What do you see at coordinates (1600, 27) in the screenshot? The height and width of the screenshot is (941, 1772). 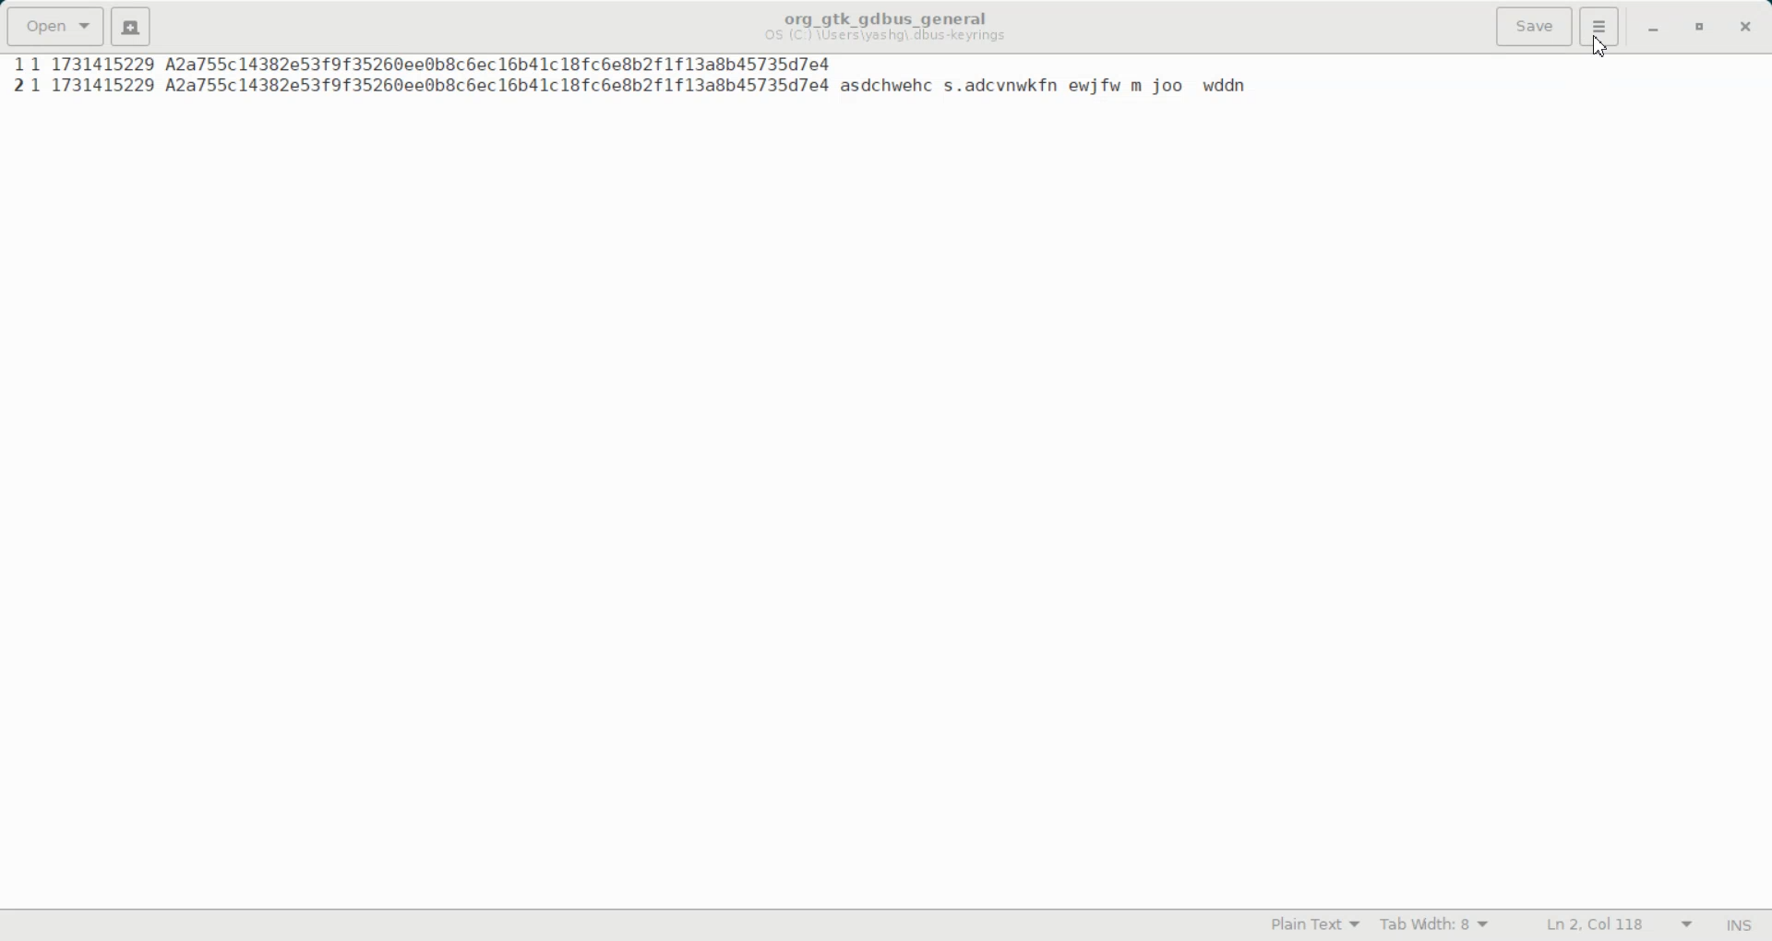 I see `Hamburger settings` at bounding box center [1600, 27].